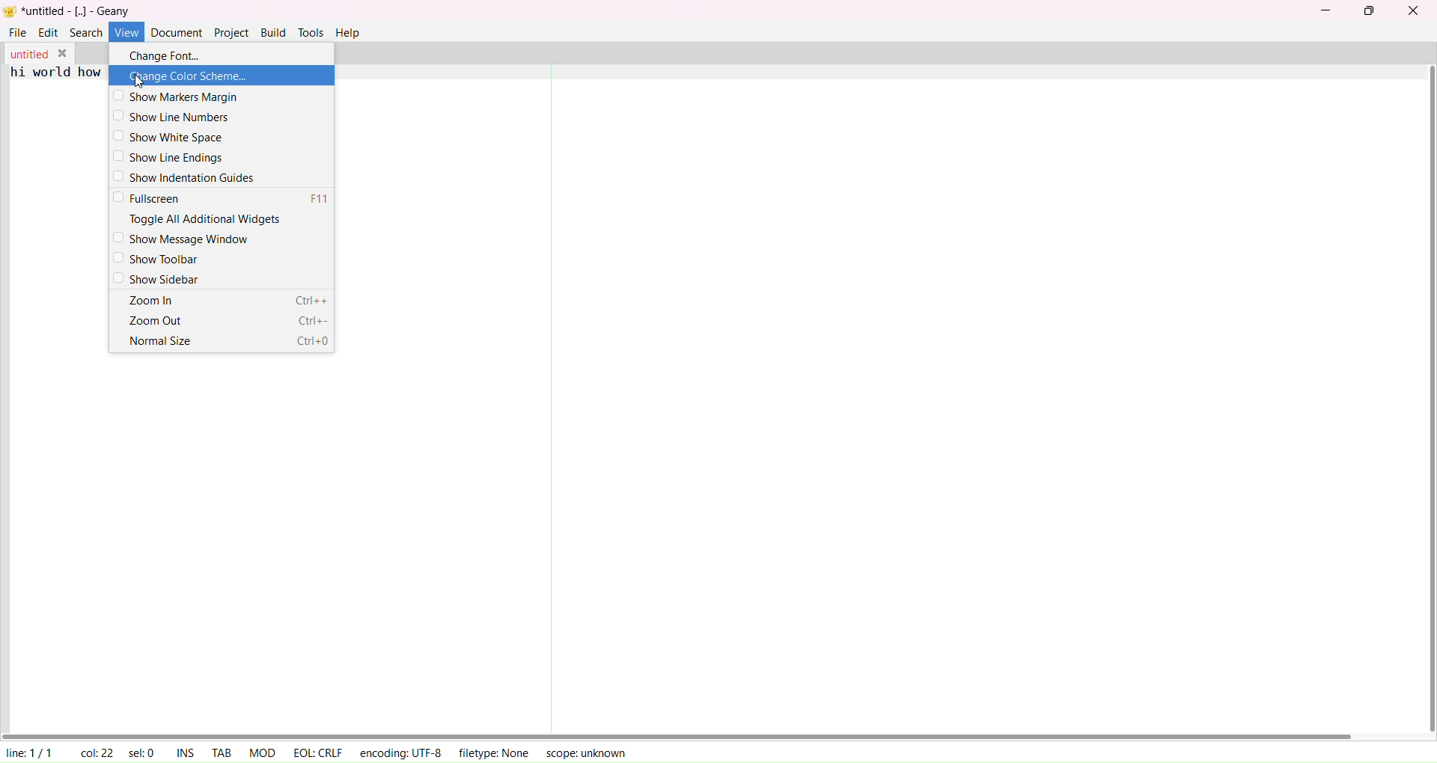 The image size is (1437, 763). Describe the element at coordinates (582, 752) in the screenshot. I see `scope:unknown` at that location.